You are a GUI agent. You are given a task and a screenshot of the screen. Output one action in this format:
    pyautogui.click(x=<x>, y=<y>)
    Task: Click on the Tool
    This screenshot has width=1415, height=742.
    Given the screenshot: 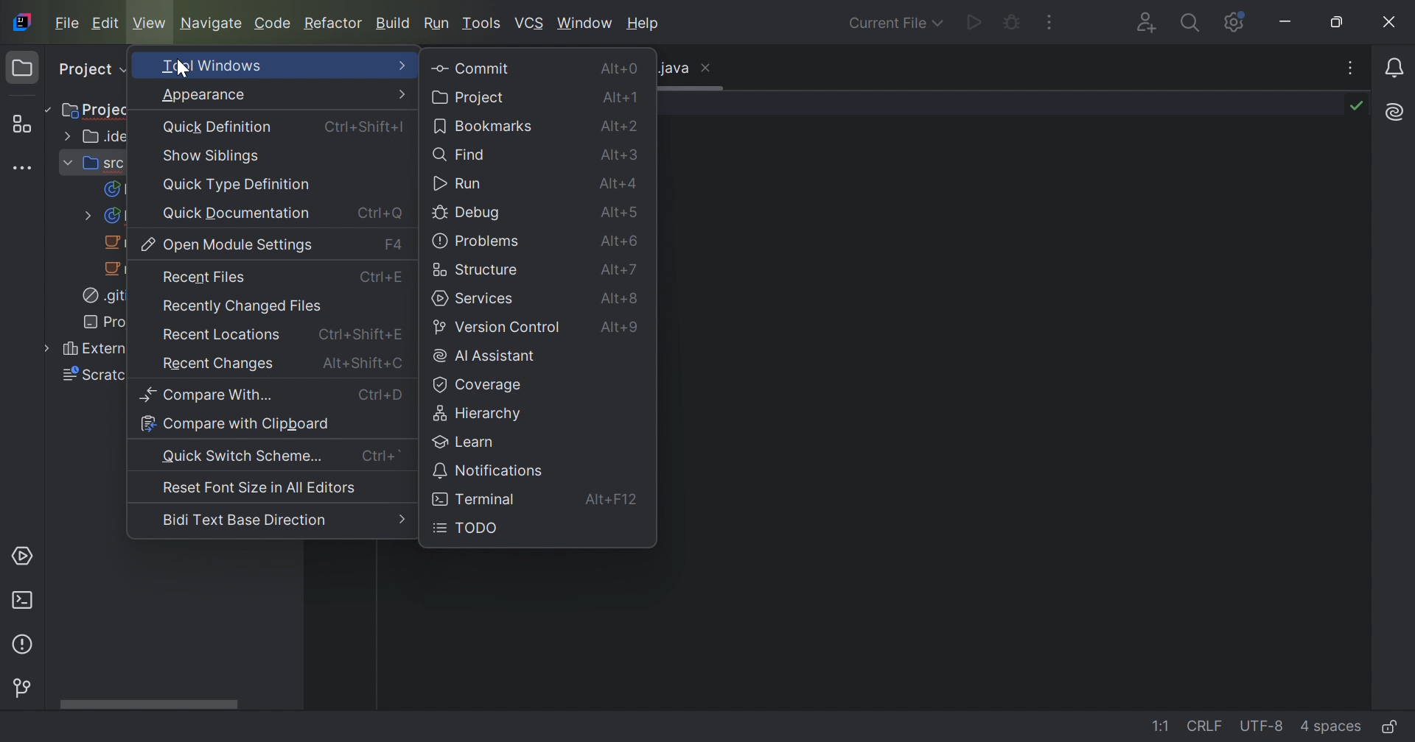 What is the action you would take?
    pyautogui.click(x=483, y=24)
    